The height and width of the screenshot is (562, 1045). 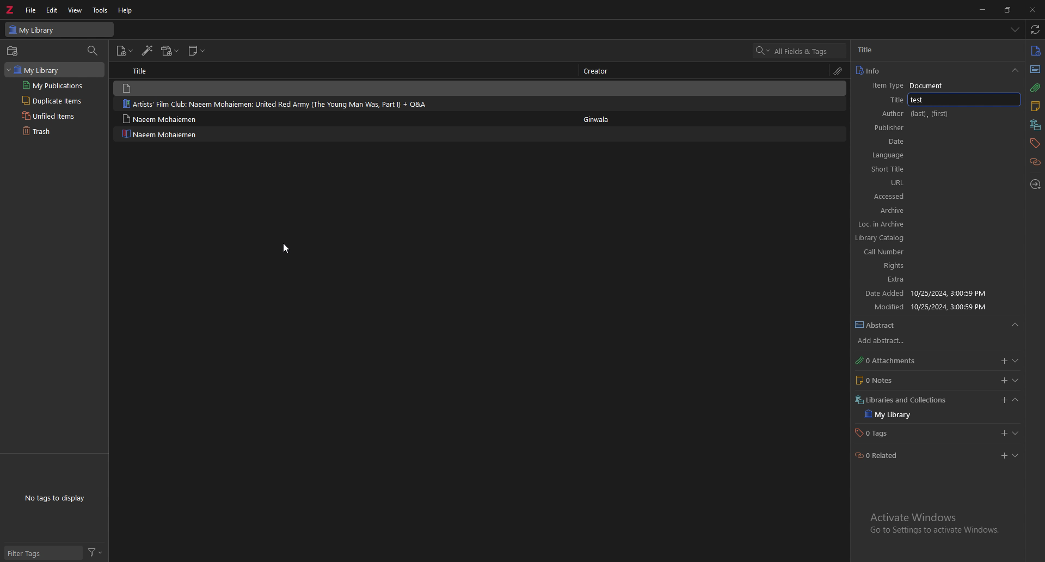 What do you see at coordinates (906, 114) in the screenshot?
I see `author` at bounding box center [906, 114].